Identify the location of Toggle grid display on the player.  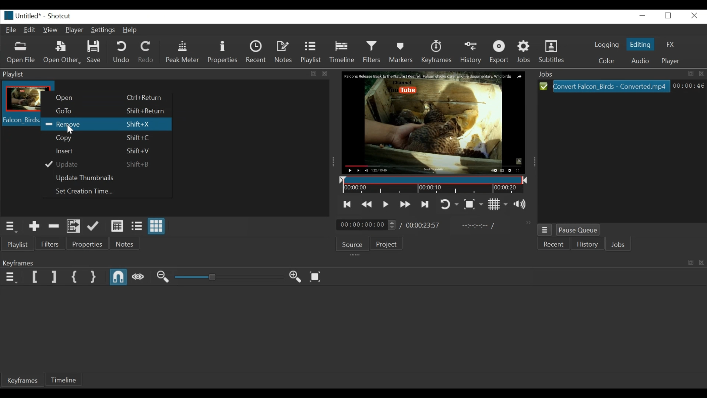
(498, 205).